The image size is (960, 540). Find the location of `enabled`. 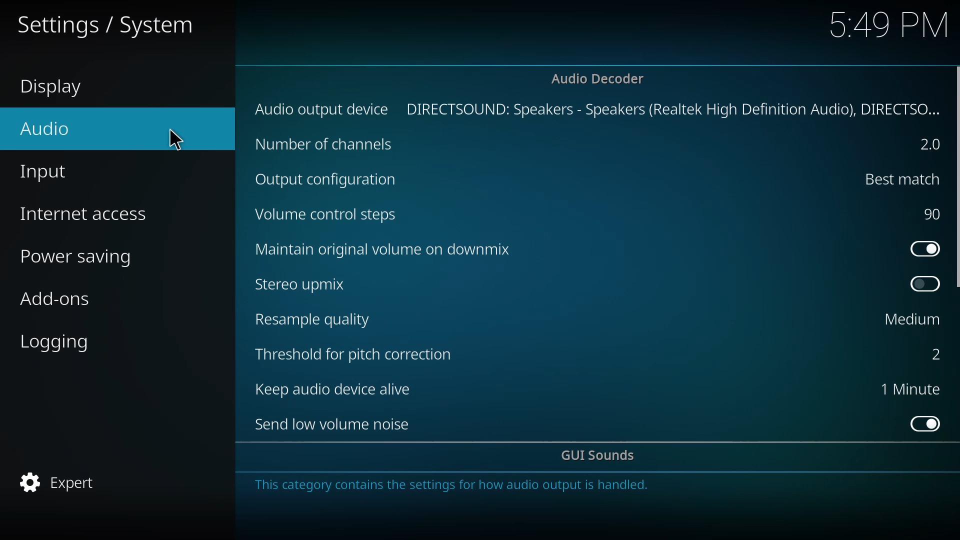

enabled is located at coordinates (926, 422).